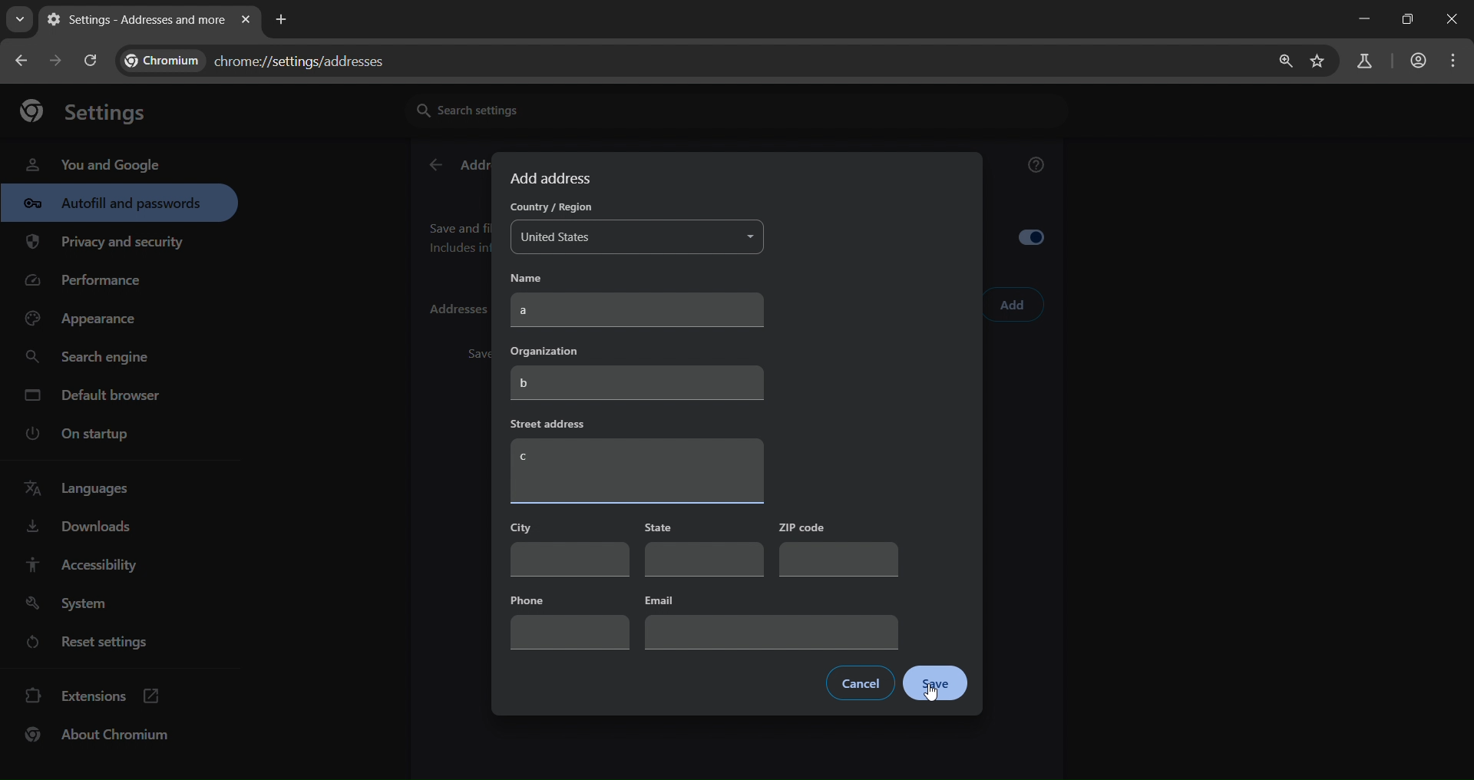 The image size is (1474, 780). Describe the element at coordinates (935, 684) in the screenshot. I see `save` at that location.